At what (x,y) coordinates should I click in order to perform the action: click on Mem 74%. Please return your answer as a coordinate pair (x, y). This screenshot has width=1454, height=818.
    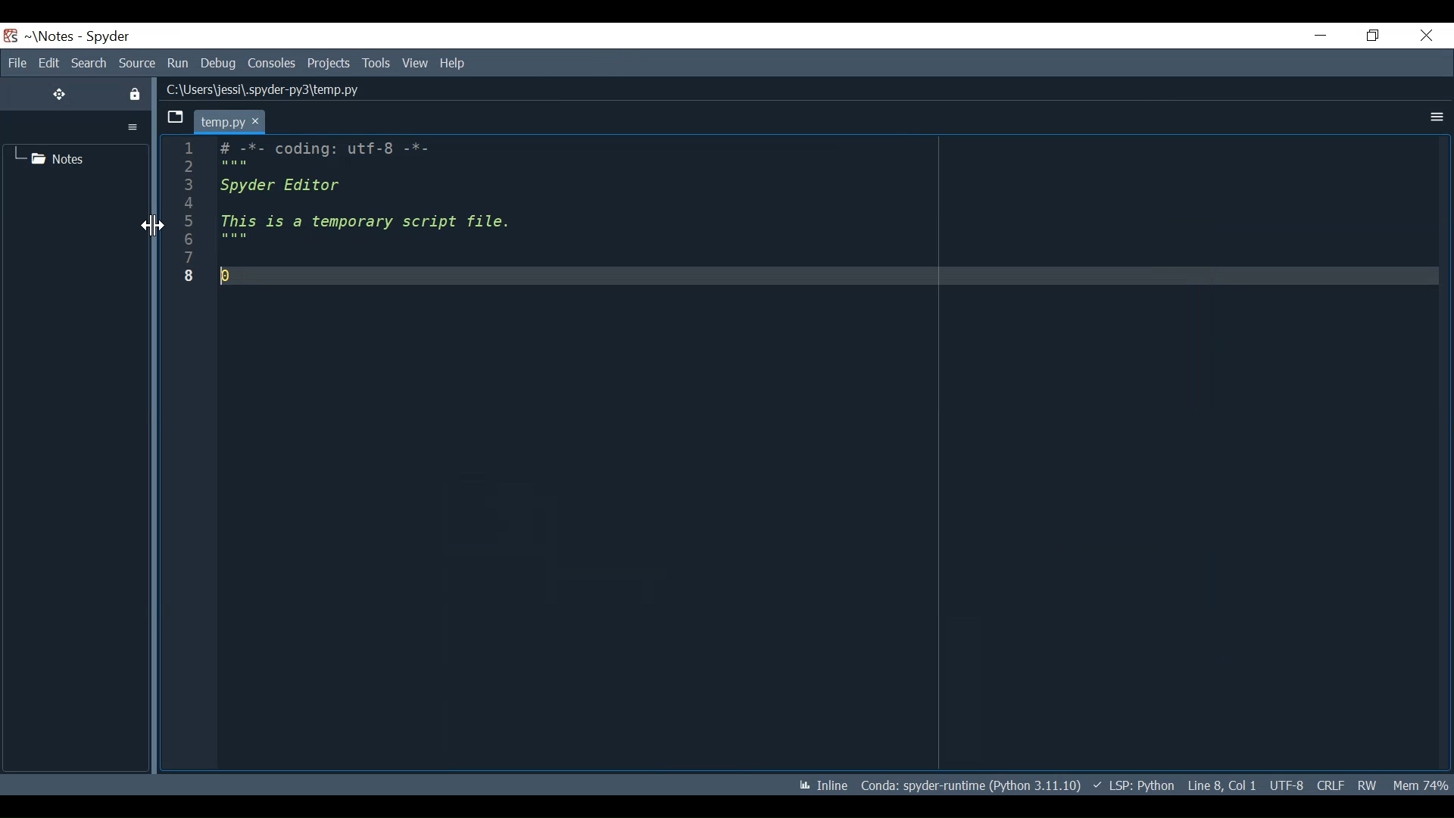
    Looking at the image, I should click on (1420, 783).